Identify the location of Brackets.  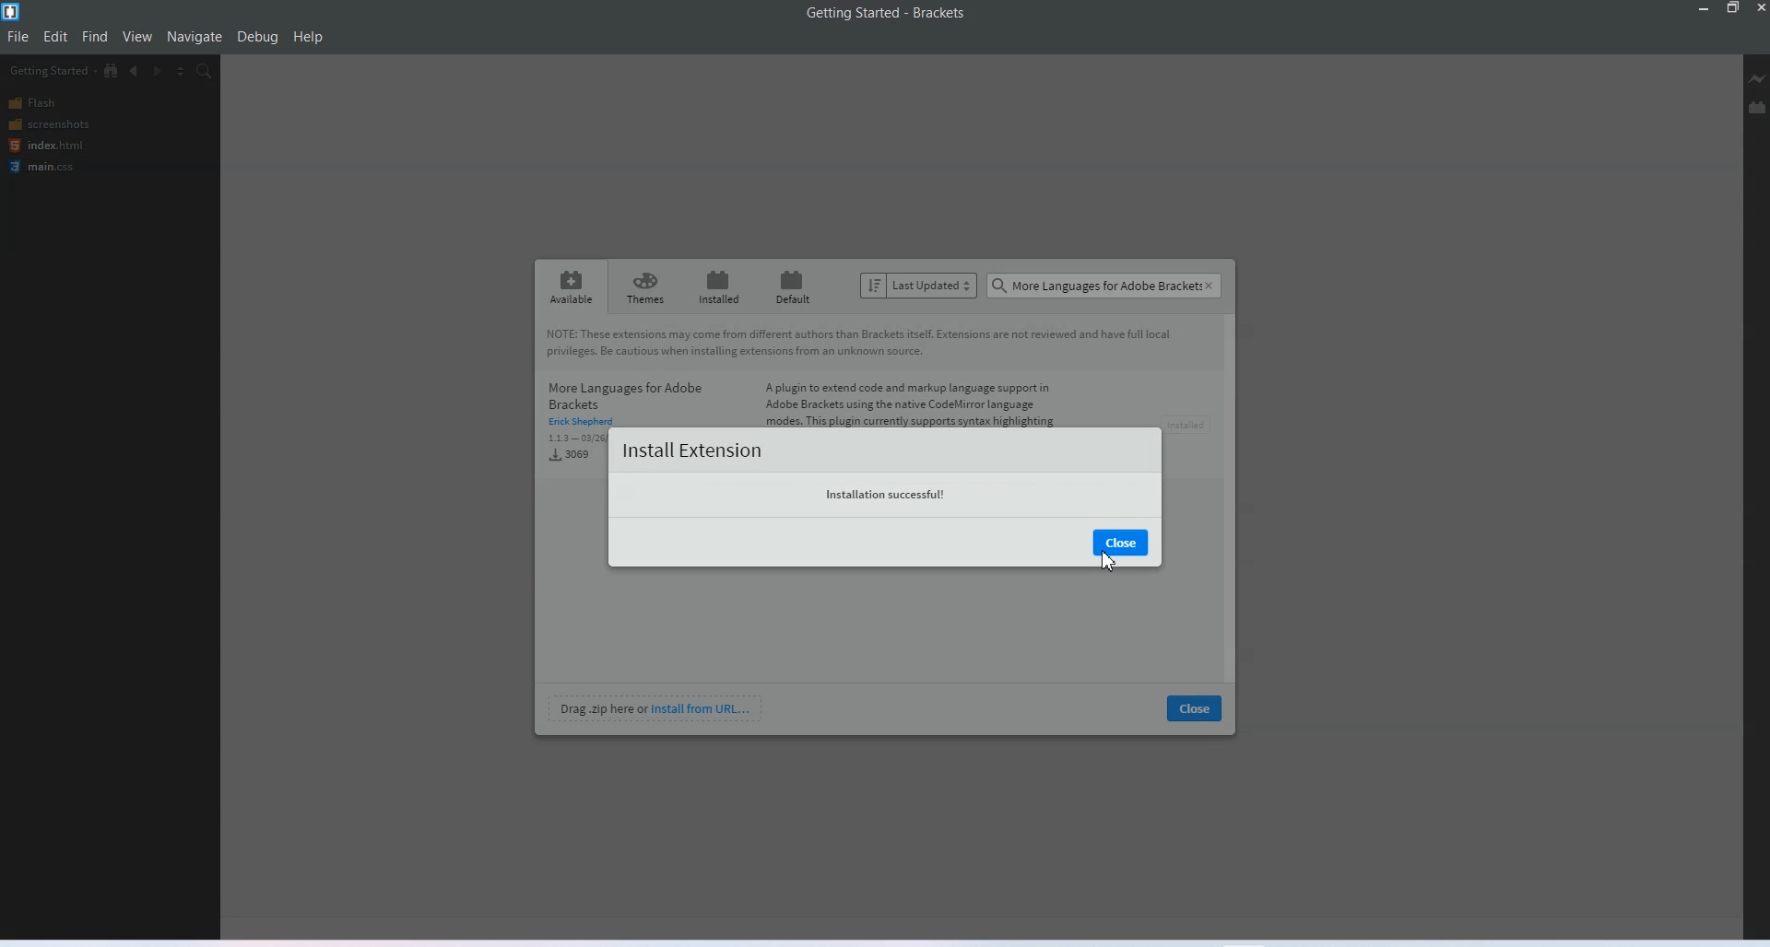
(938, 12).